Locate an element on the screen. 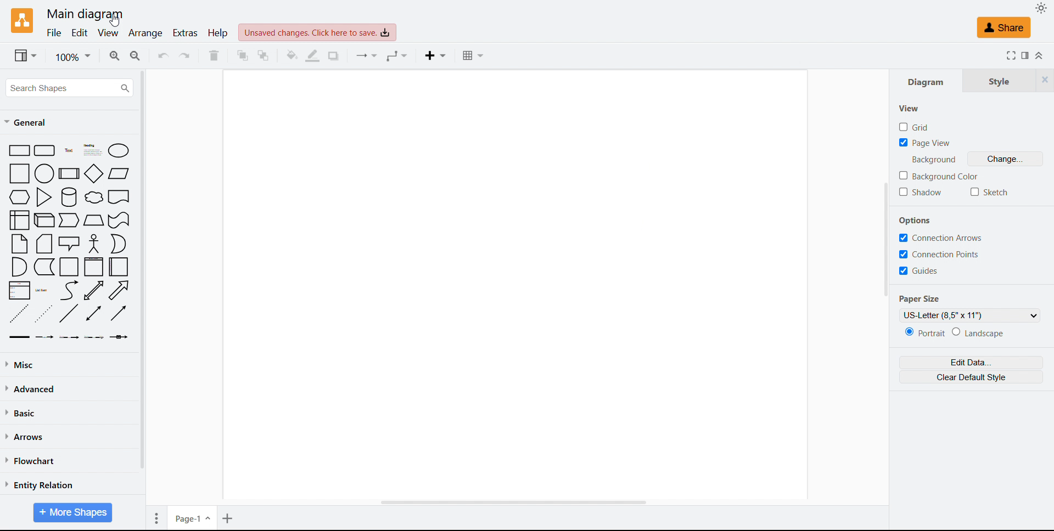  Search shapes  is located at coordinates (70, 87).